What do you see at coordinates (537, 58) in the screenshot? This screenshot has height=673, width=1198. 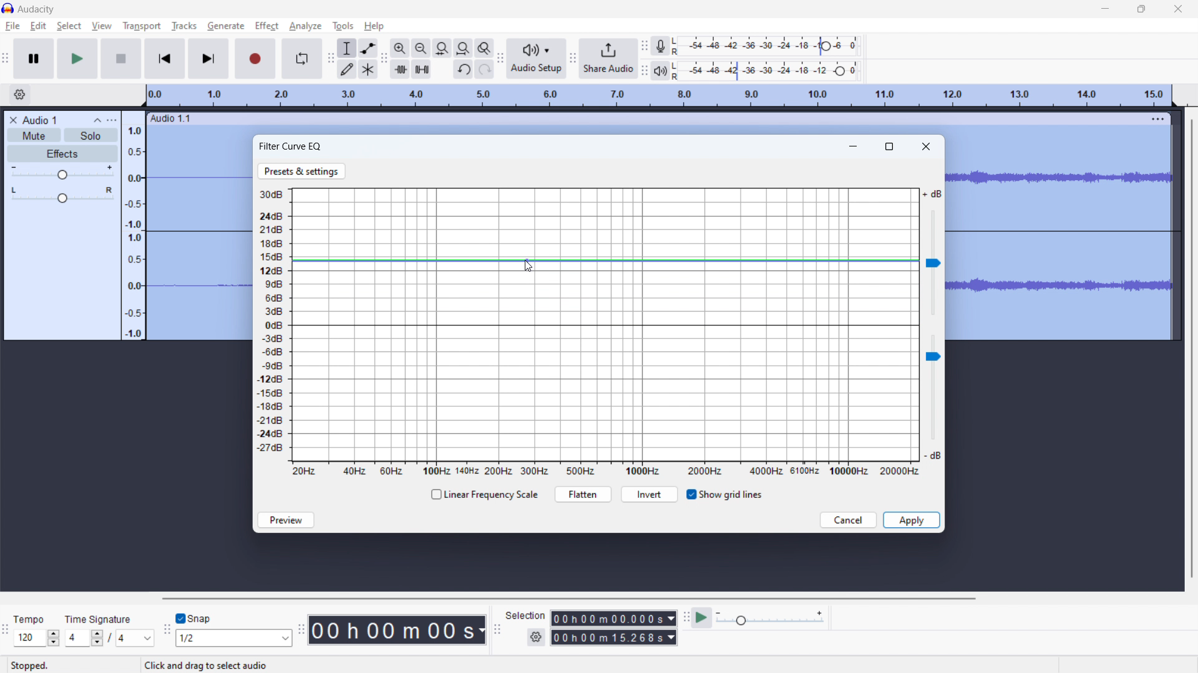 I see `audio setup` at bounding box center [537, 58].